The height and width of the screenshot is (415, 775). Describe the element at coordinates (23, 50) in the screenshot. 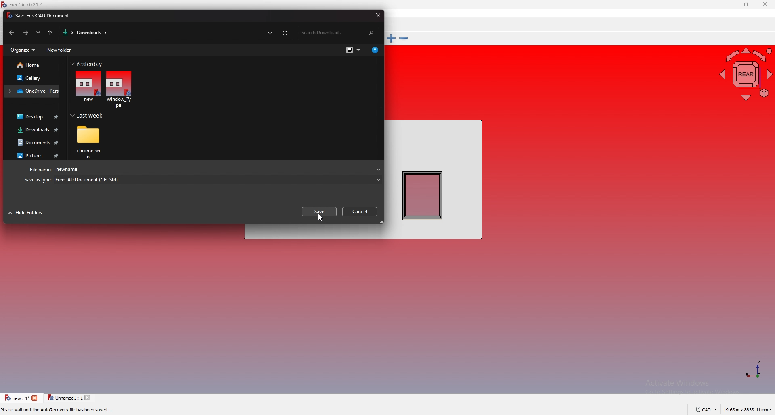

I see `organize` at that location.